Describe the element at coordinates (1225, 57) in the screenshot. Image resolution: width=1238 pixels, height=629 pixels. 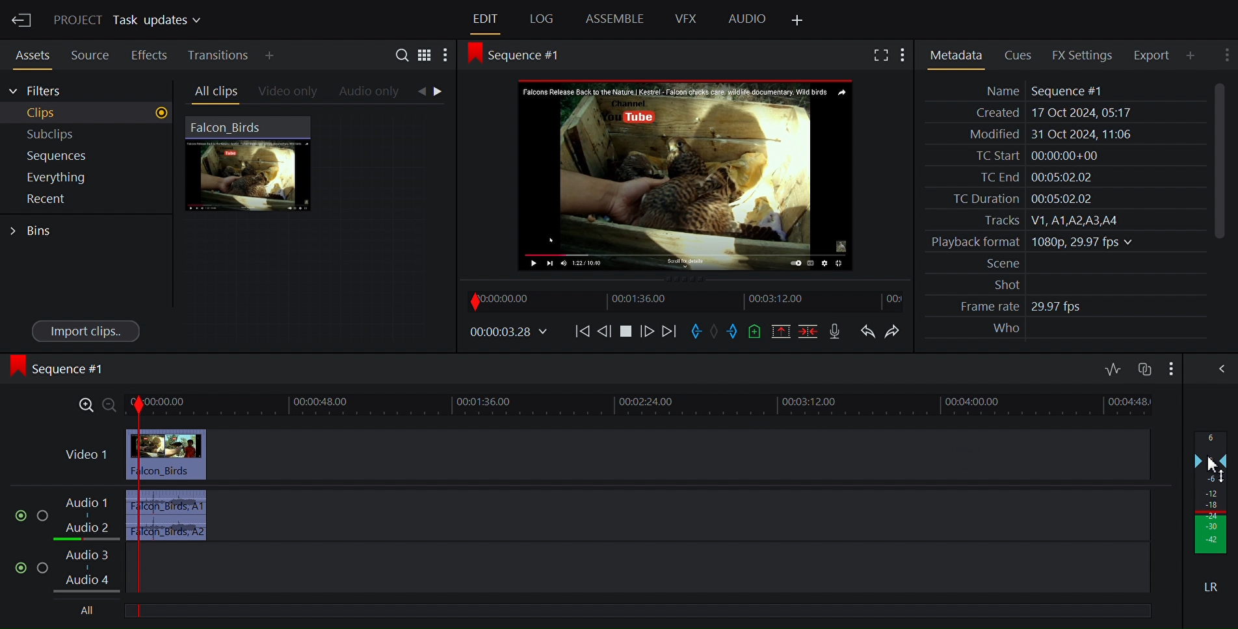
I see `Show settings menu` at that location.